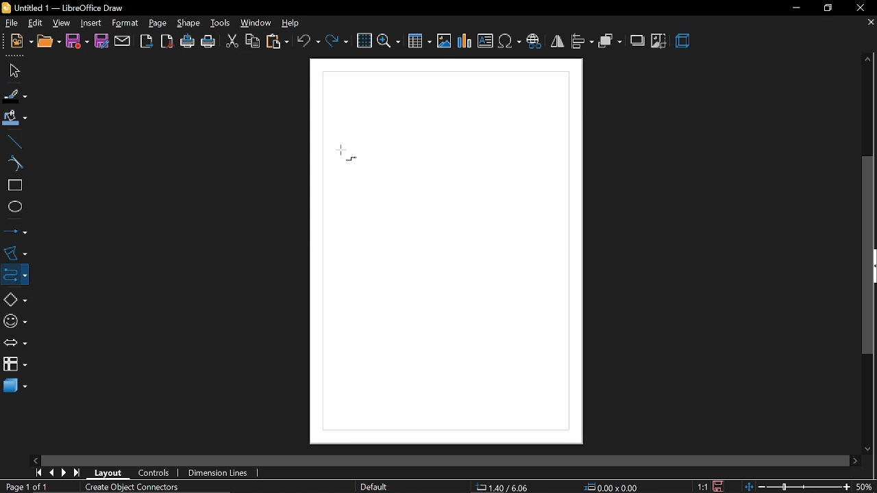 This screenshot has width=877, height=493. I want to click on zoom change, so click(799, 488).